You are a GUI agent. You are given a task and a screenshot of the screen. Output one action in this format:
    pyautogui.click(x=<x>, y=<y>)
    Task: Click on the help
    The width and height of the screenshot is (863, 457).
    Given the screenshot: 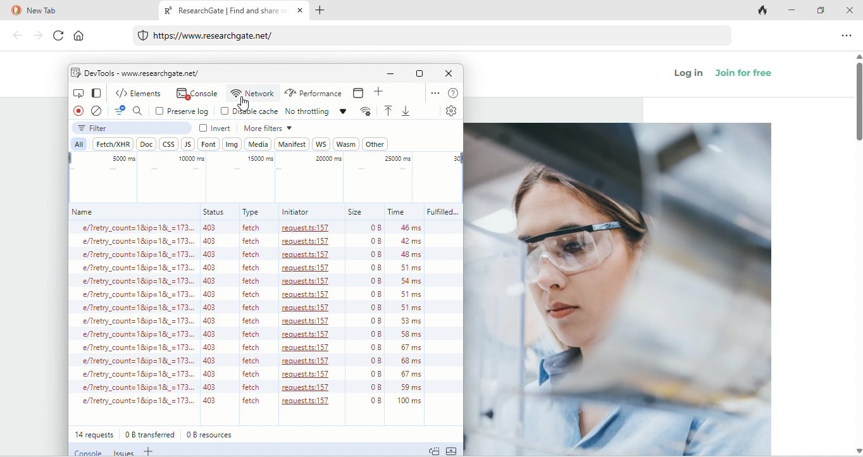 What is the action you would take?
    pyautogui.click(x=453, y=93)
    